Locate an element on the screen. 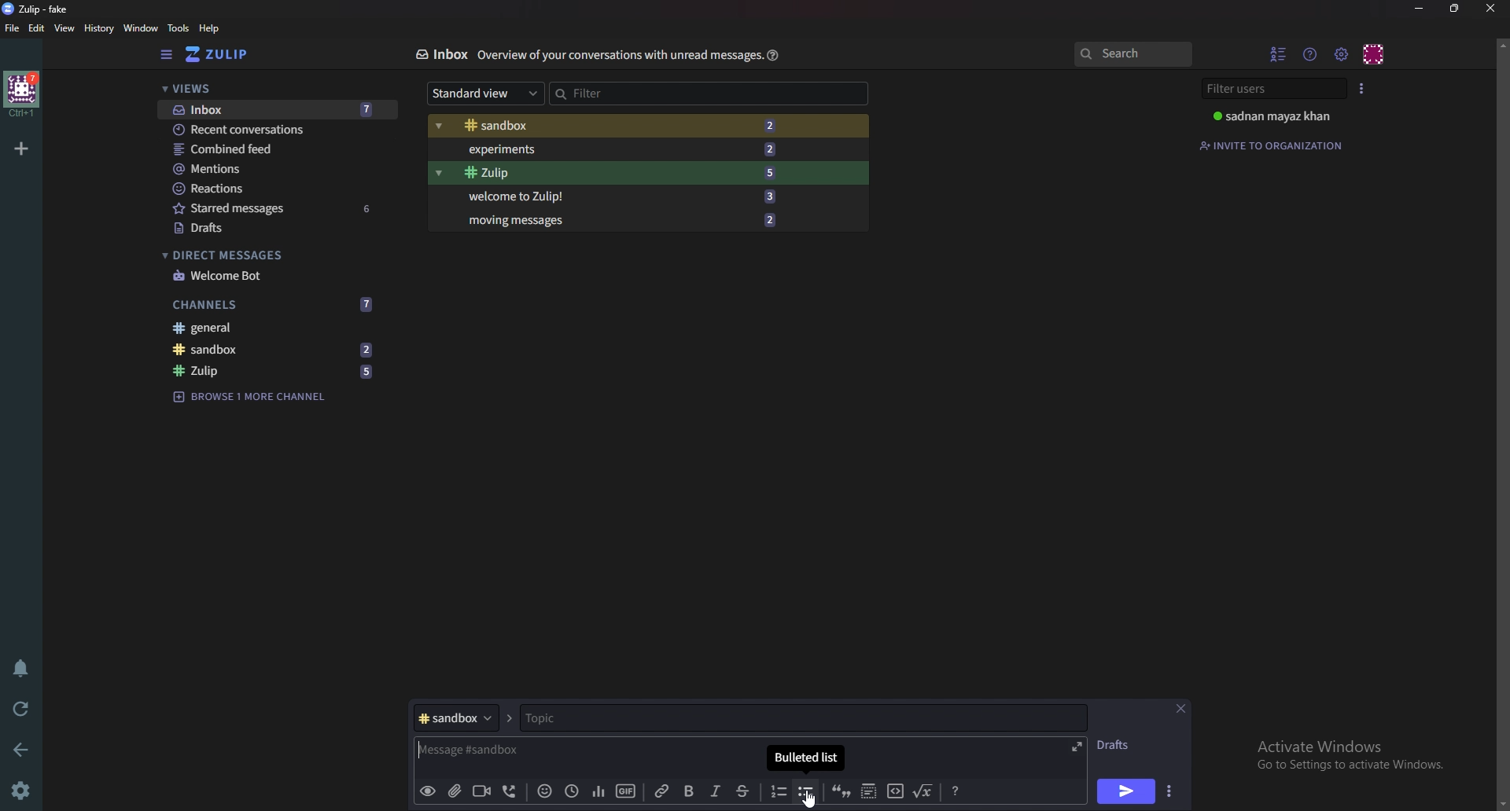 The image size is (1510, 811). personal menu is located at coordinates (1375, 54).